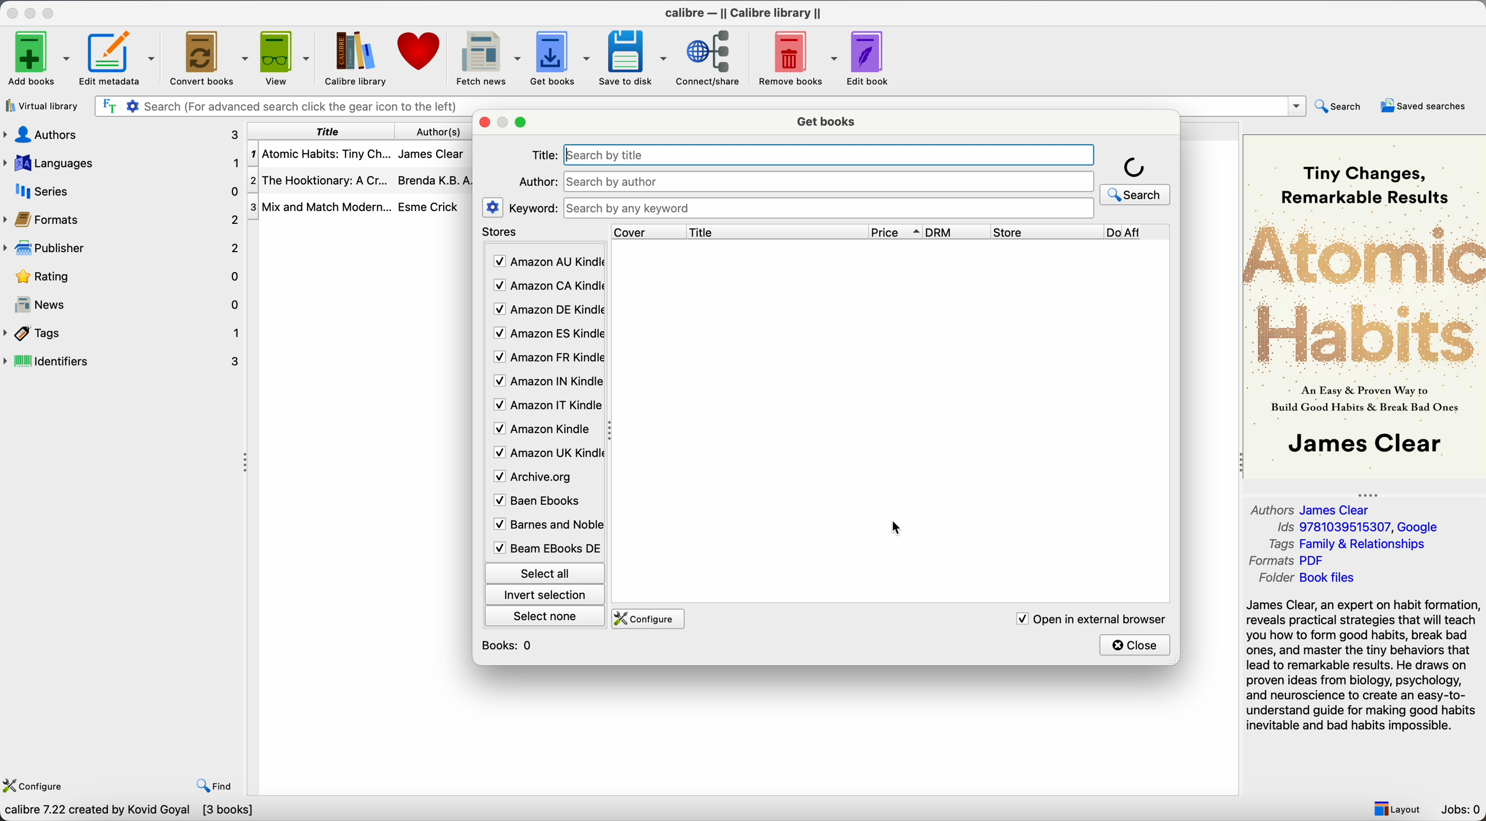  Describe the element at coordinates (1364, 665) in the screenshot. I see `synopsis` at that location.